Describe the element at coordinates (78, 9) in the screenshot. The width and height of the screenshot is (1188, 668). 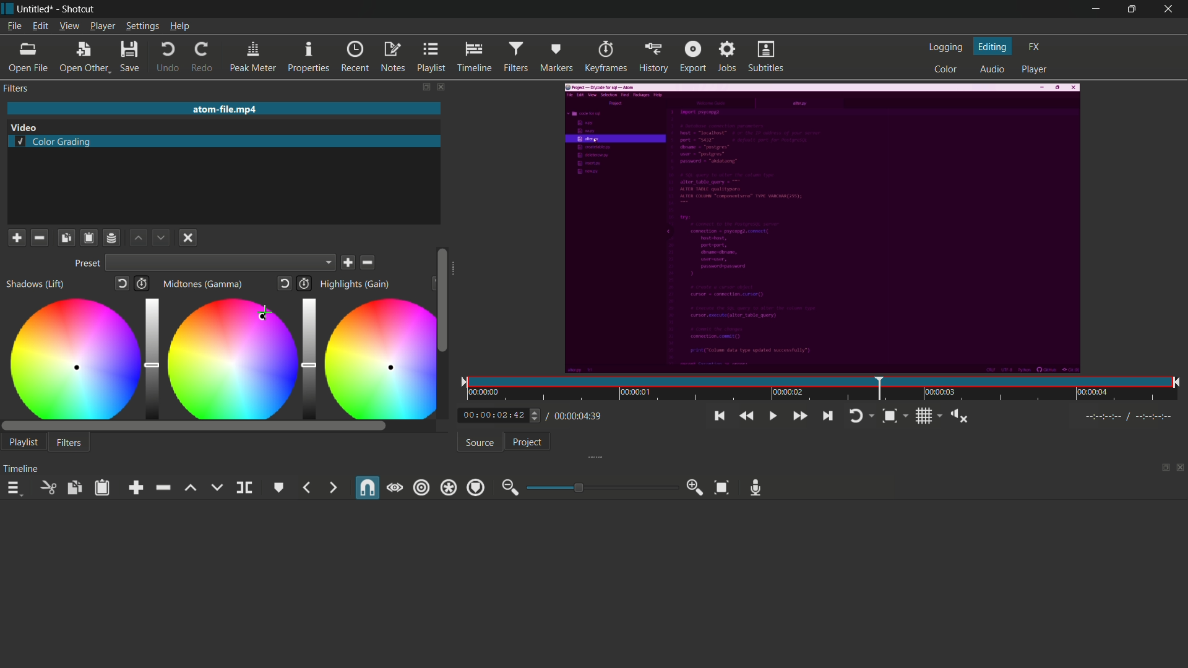
I see `app name` at that location.